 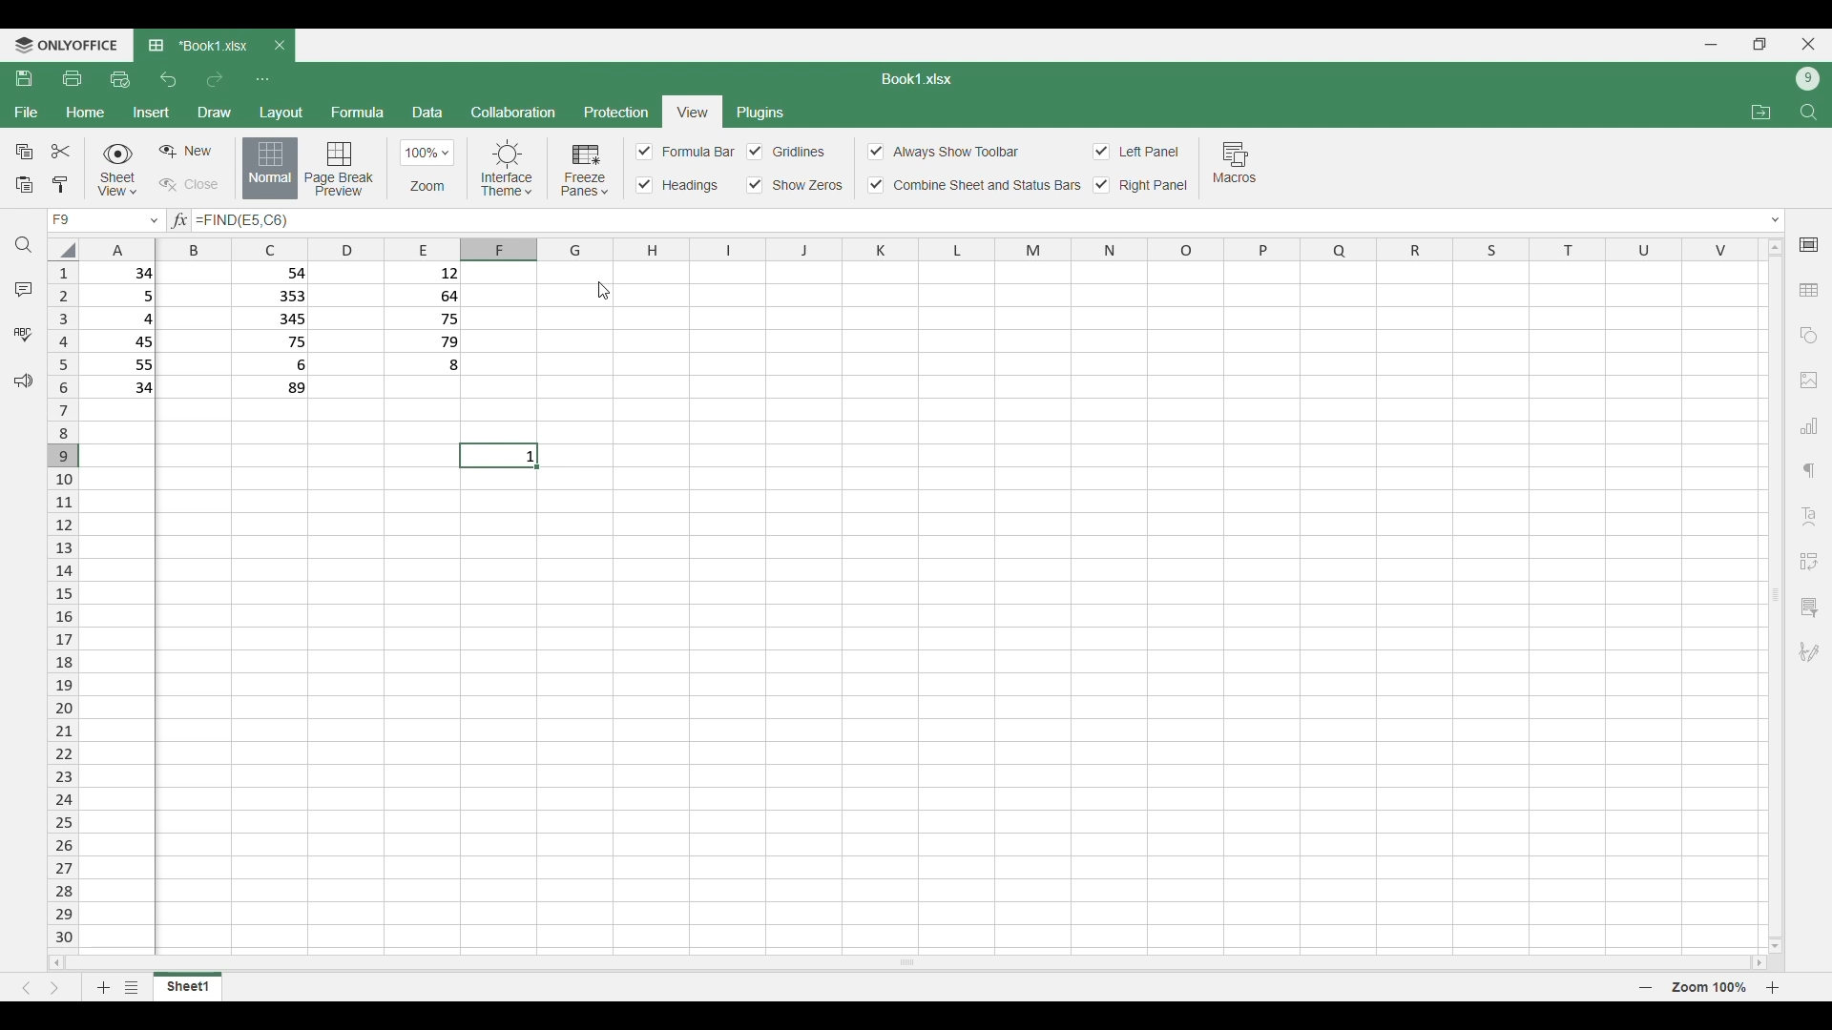 What do you see at coordinates (170, 80) in the screenshot?
I see `Undo` at bounding box center [170, 80].